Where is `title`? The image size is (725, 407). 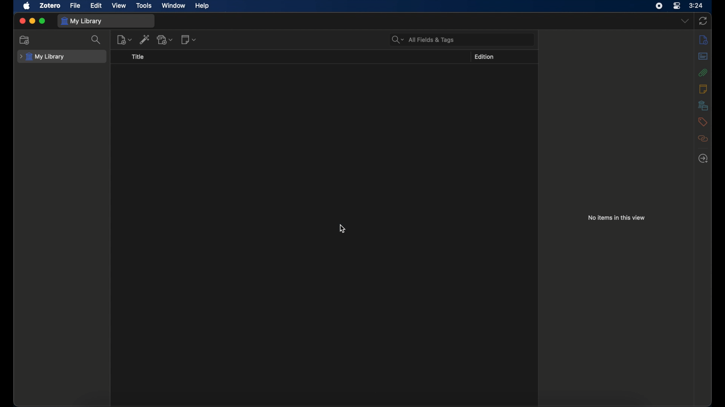
title is located at coordinates (138, 57).